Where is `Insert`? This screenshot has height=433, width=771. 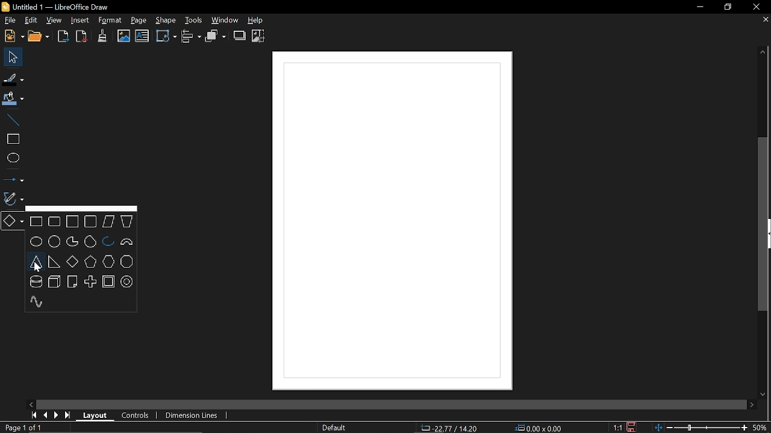 Insert is located at coordinates (80, 20).